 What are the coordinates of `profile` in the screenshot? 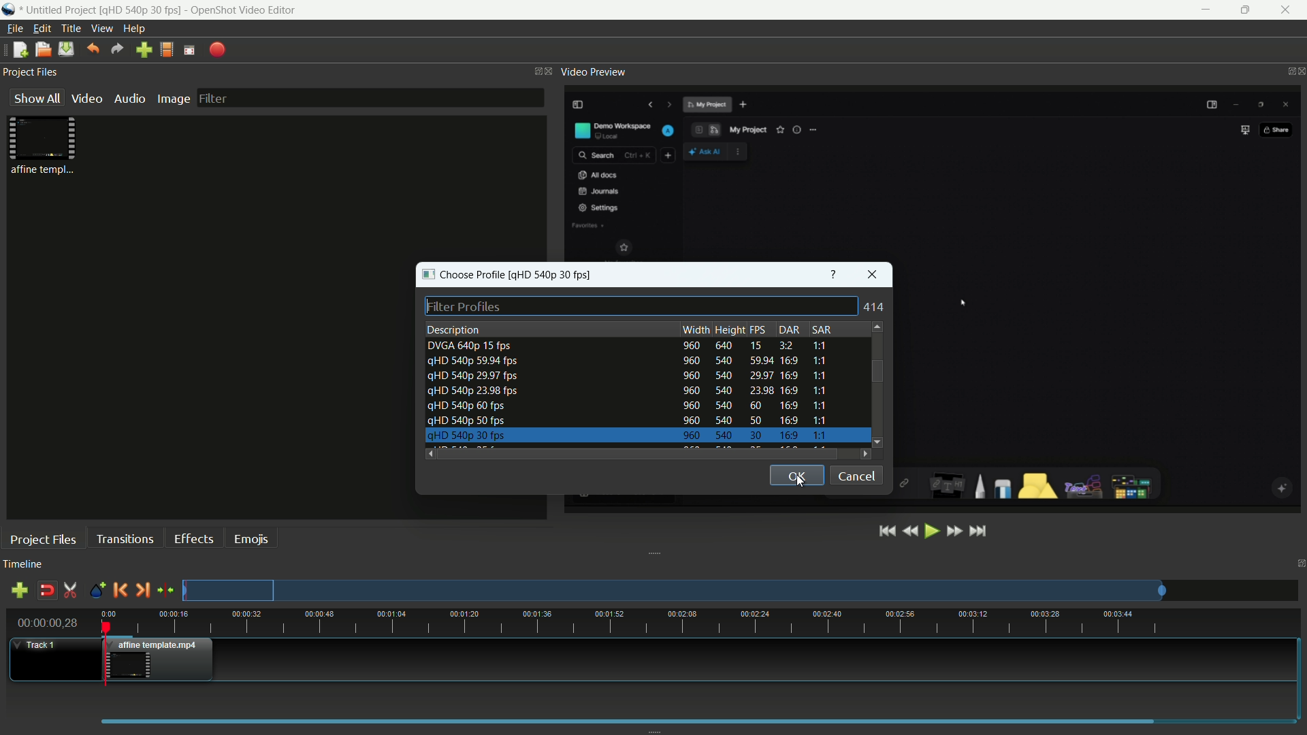 It's located at (142, 9).